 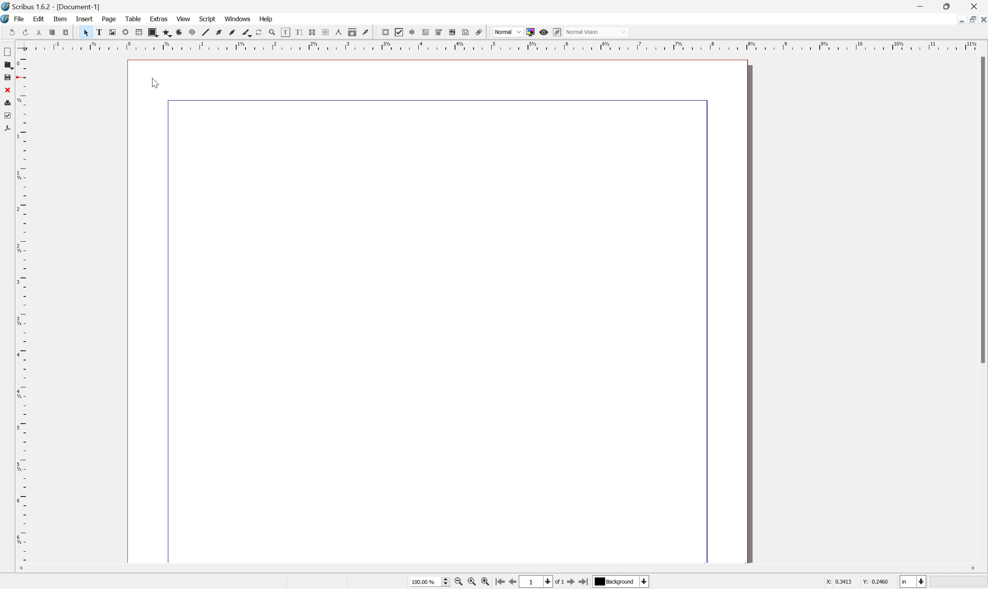 I want to click on script, so click(x=209, y=20).